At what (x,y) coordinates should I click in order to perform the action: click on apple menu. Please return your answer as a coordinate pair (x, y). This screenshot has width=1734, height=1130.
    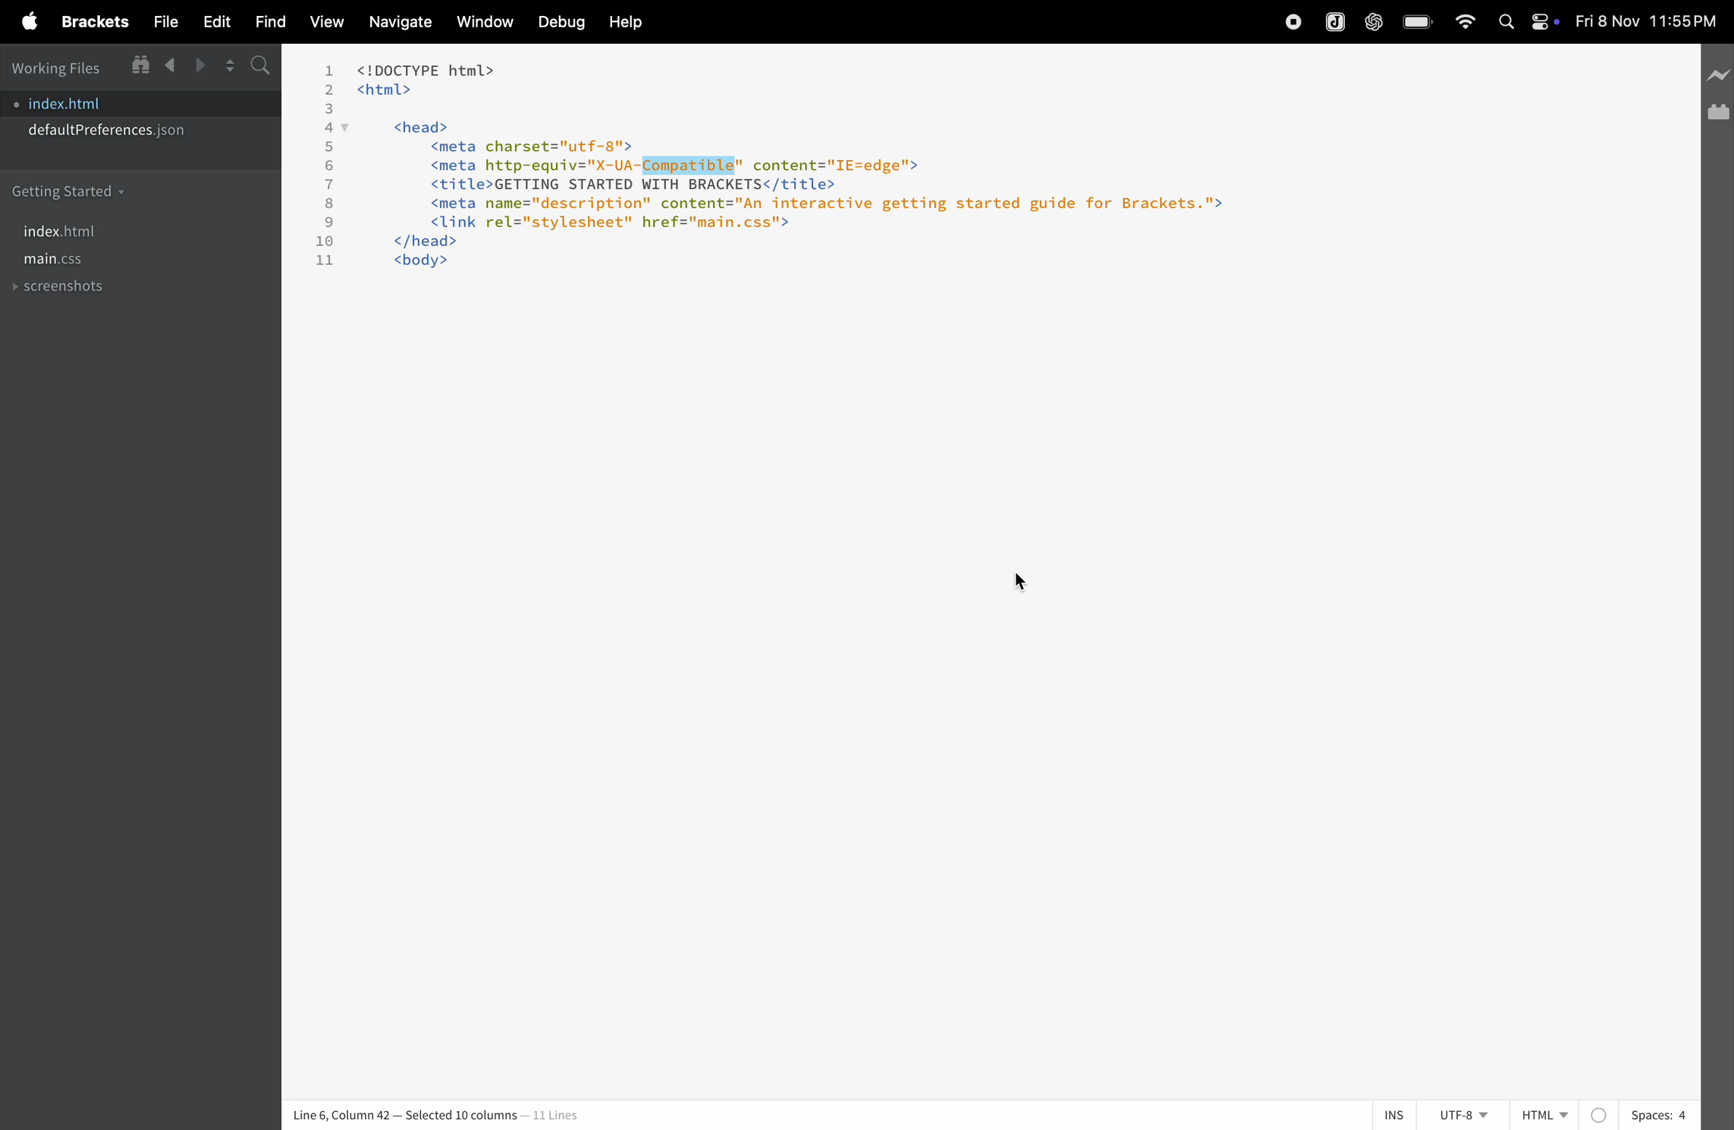
    Looking at the image, I should click on (28, 21).